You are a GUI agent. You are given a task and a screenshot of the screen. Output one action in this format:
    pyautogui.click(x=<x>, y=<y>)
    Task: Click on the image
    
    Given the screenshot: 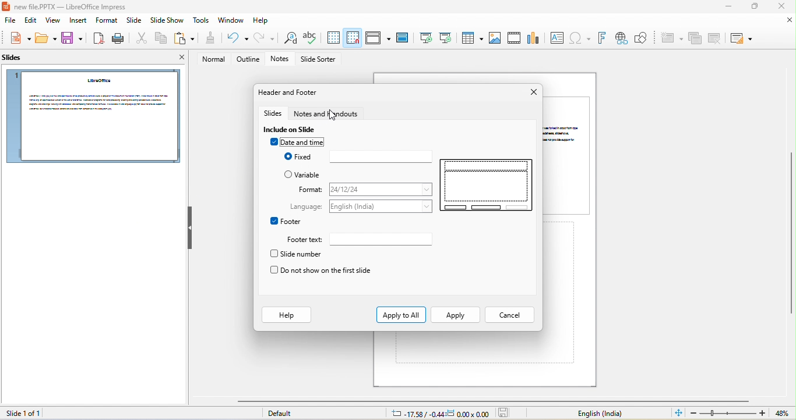 What is the action you would take?
    pyautogui.click(x=495, y=38)
    